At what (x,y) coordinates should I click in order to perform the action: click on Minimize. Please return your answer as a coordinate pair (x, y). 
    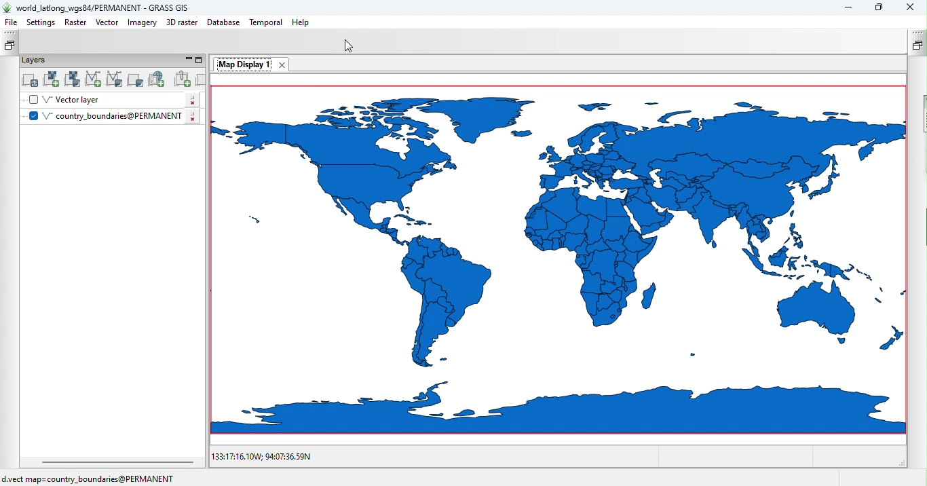
    Looking at the image, I should click on (848, 7).